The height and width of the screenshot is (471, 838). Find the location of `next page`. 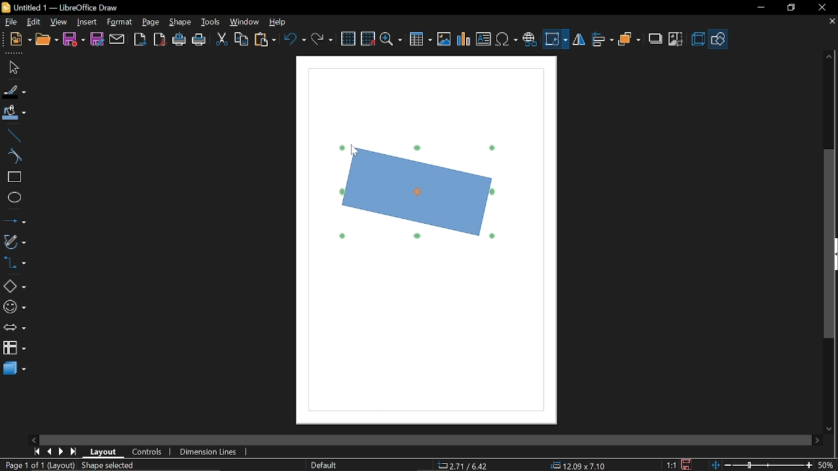

next page is located at coordinates (62, 452).